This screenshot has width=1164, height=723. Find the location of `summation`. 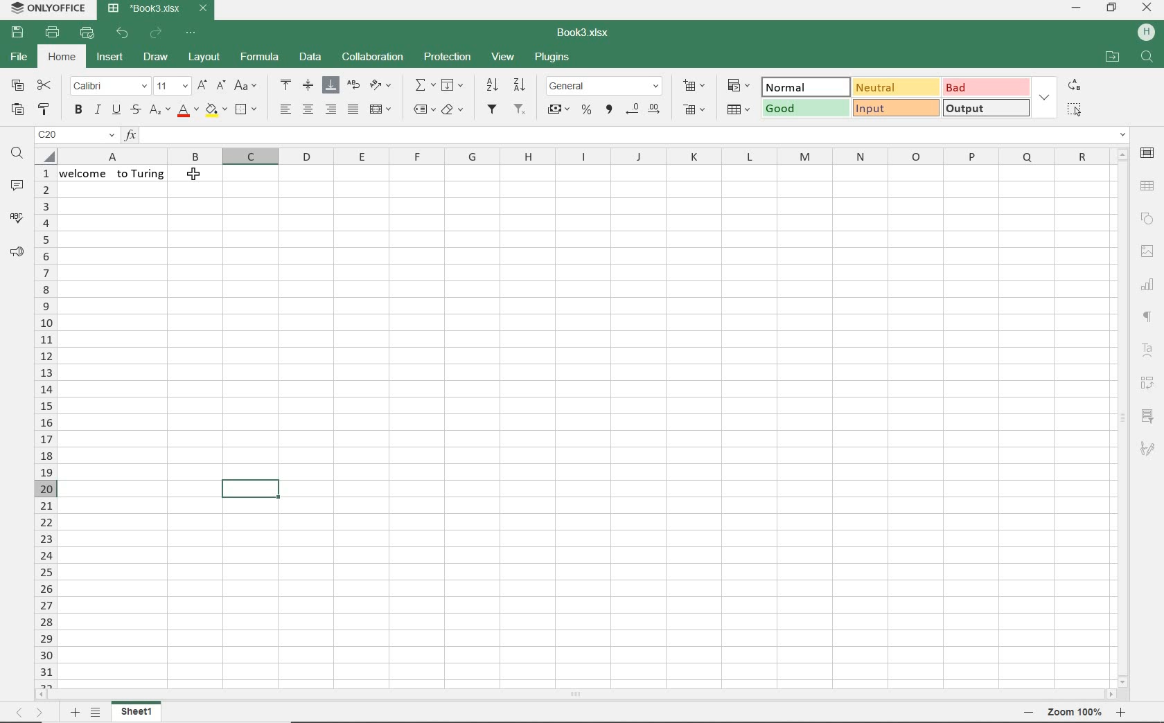

summation is located at coordinates (423, 87).